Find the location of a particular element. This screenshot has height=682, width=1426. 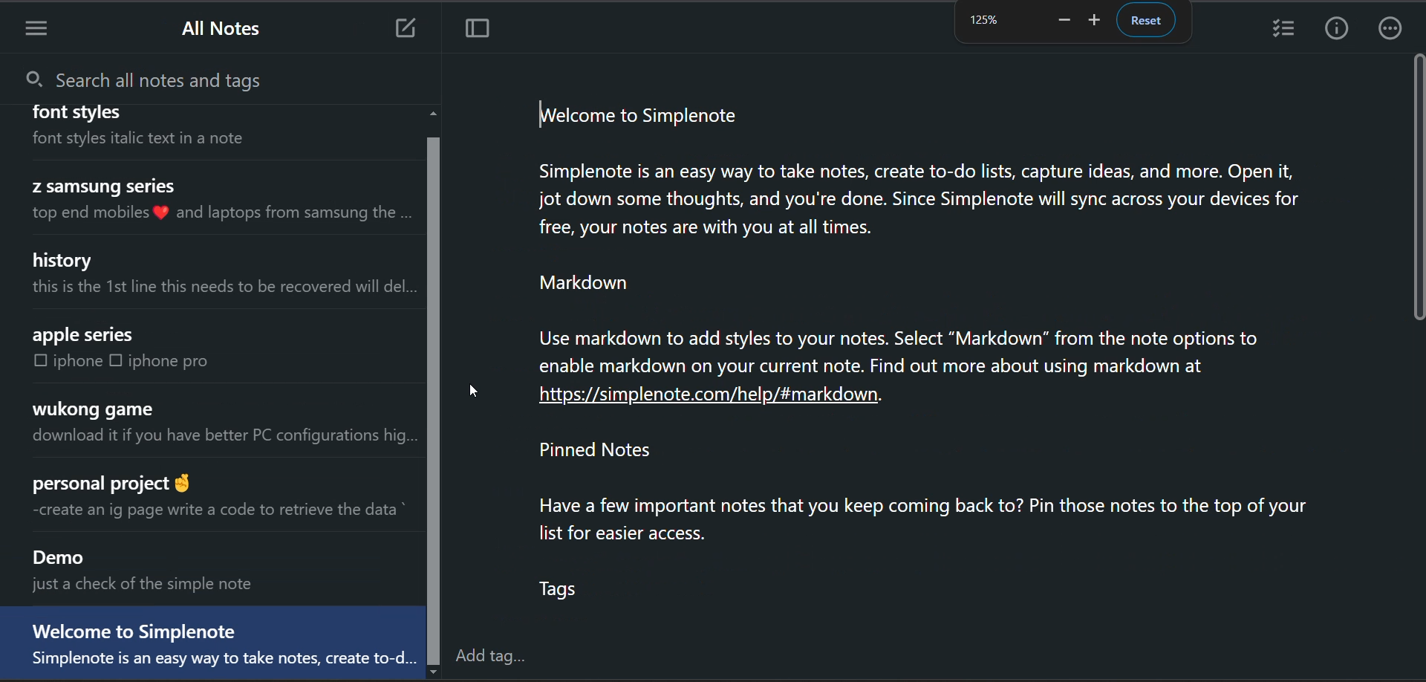

zoom in is located at coordinates (1098, 22).